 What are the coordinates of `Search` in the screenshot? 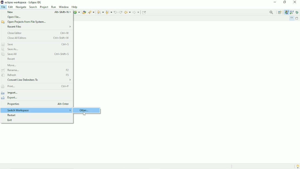 It's located at (33, 7).